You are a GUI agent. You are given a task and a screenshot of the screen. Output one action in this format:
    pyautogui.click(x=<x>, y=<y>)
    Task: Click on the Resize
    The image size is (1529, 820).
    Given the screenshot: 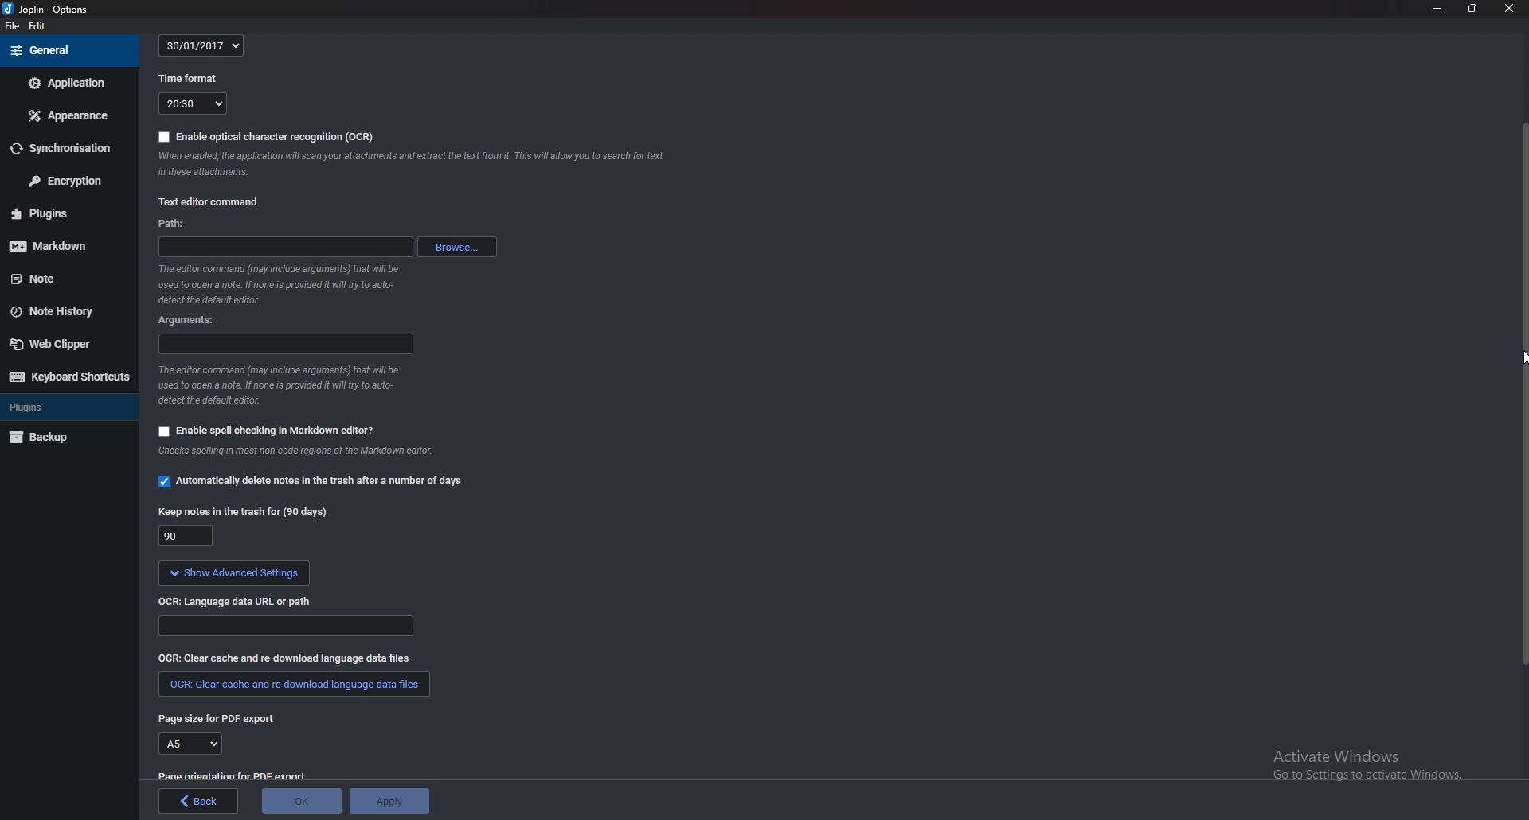 What is the action you would take?
    pyautogui.click(x=1472, y=10)
    